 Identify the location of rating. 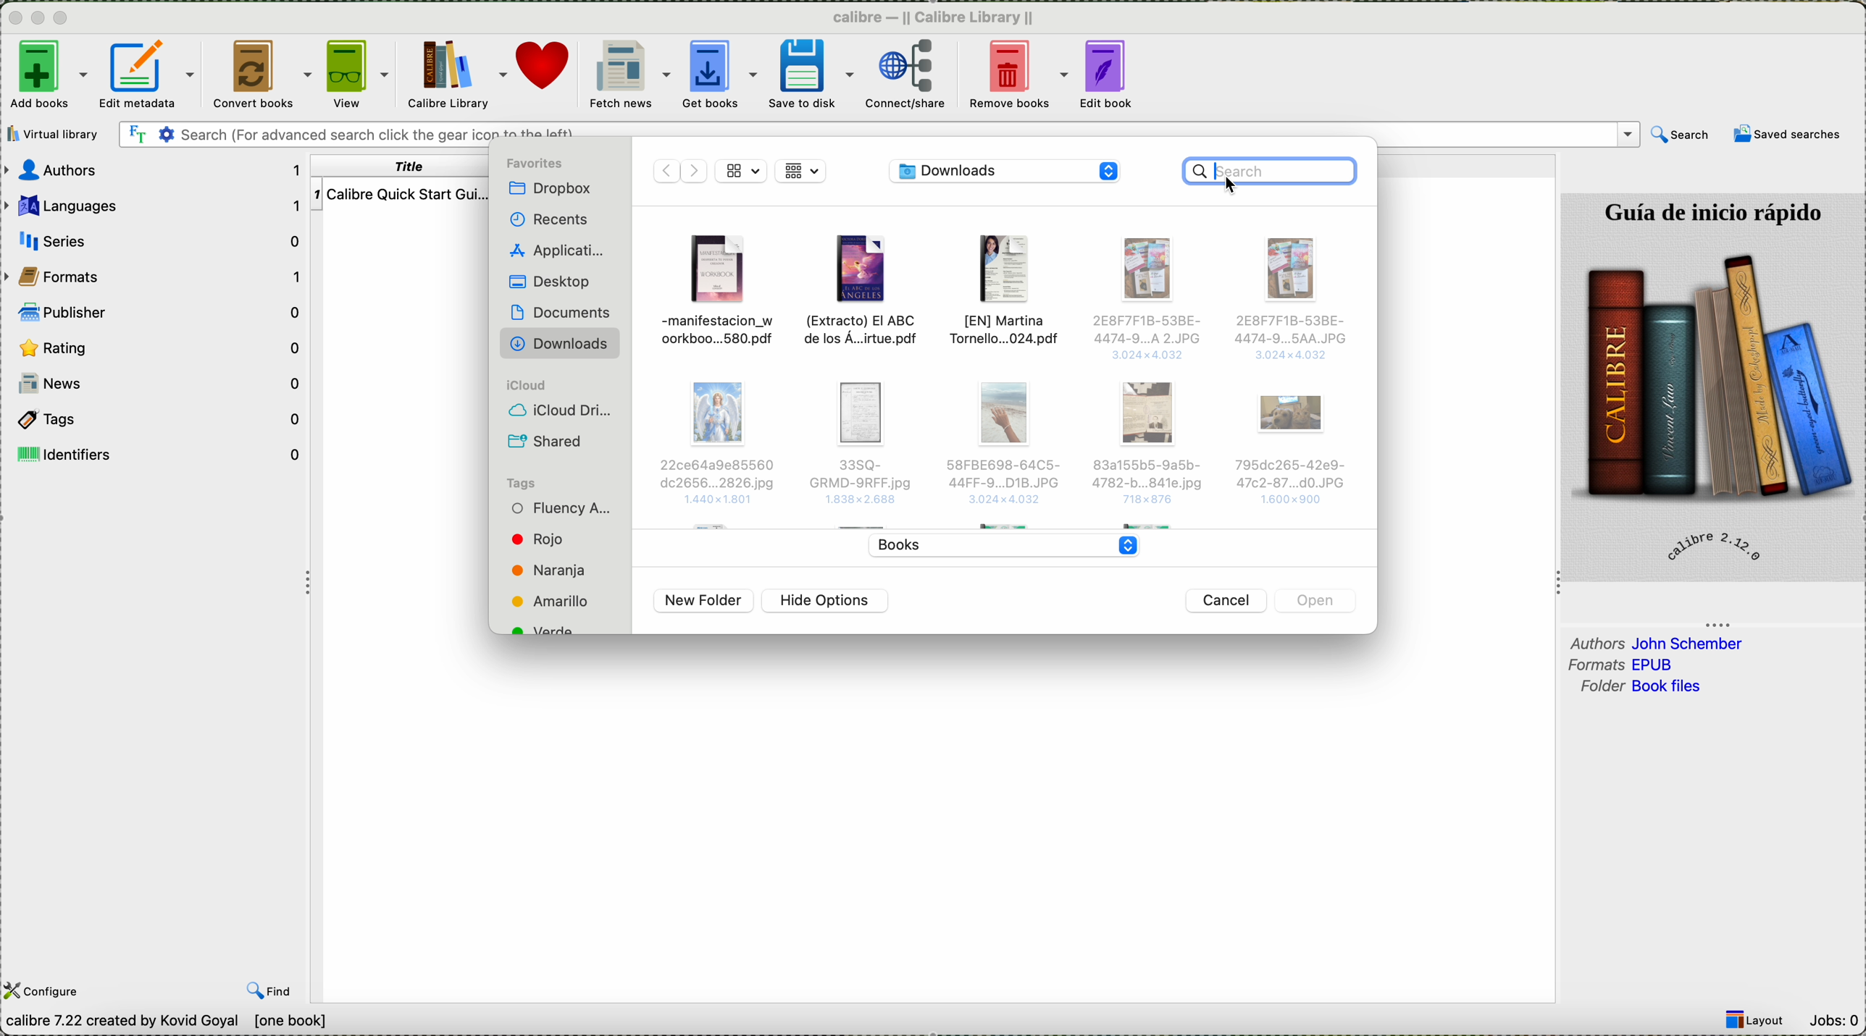
(157, 349).